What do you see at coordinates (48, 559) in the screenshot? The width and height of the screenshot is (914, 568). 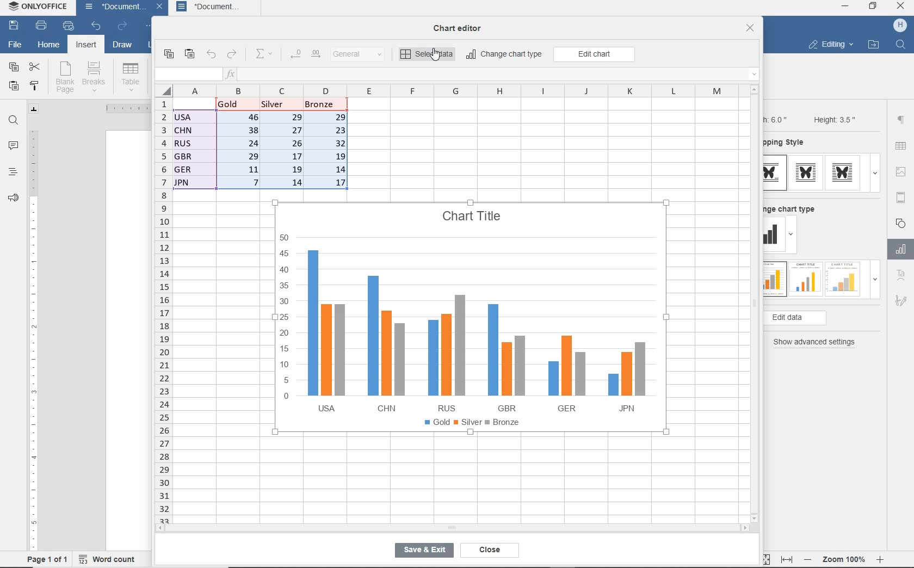 I see `page 1 of 1` at bounding box center [48, 559].